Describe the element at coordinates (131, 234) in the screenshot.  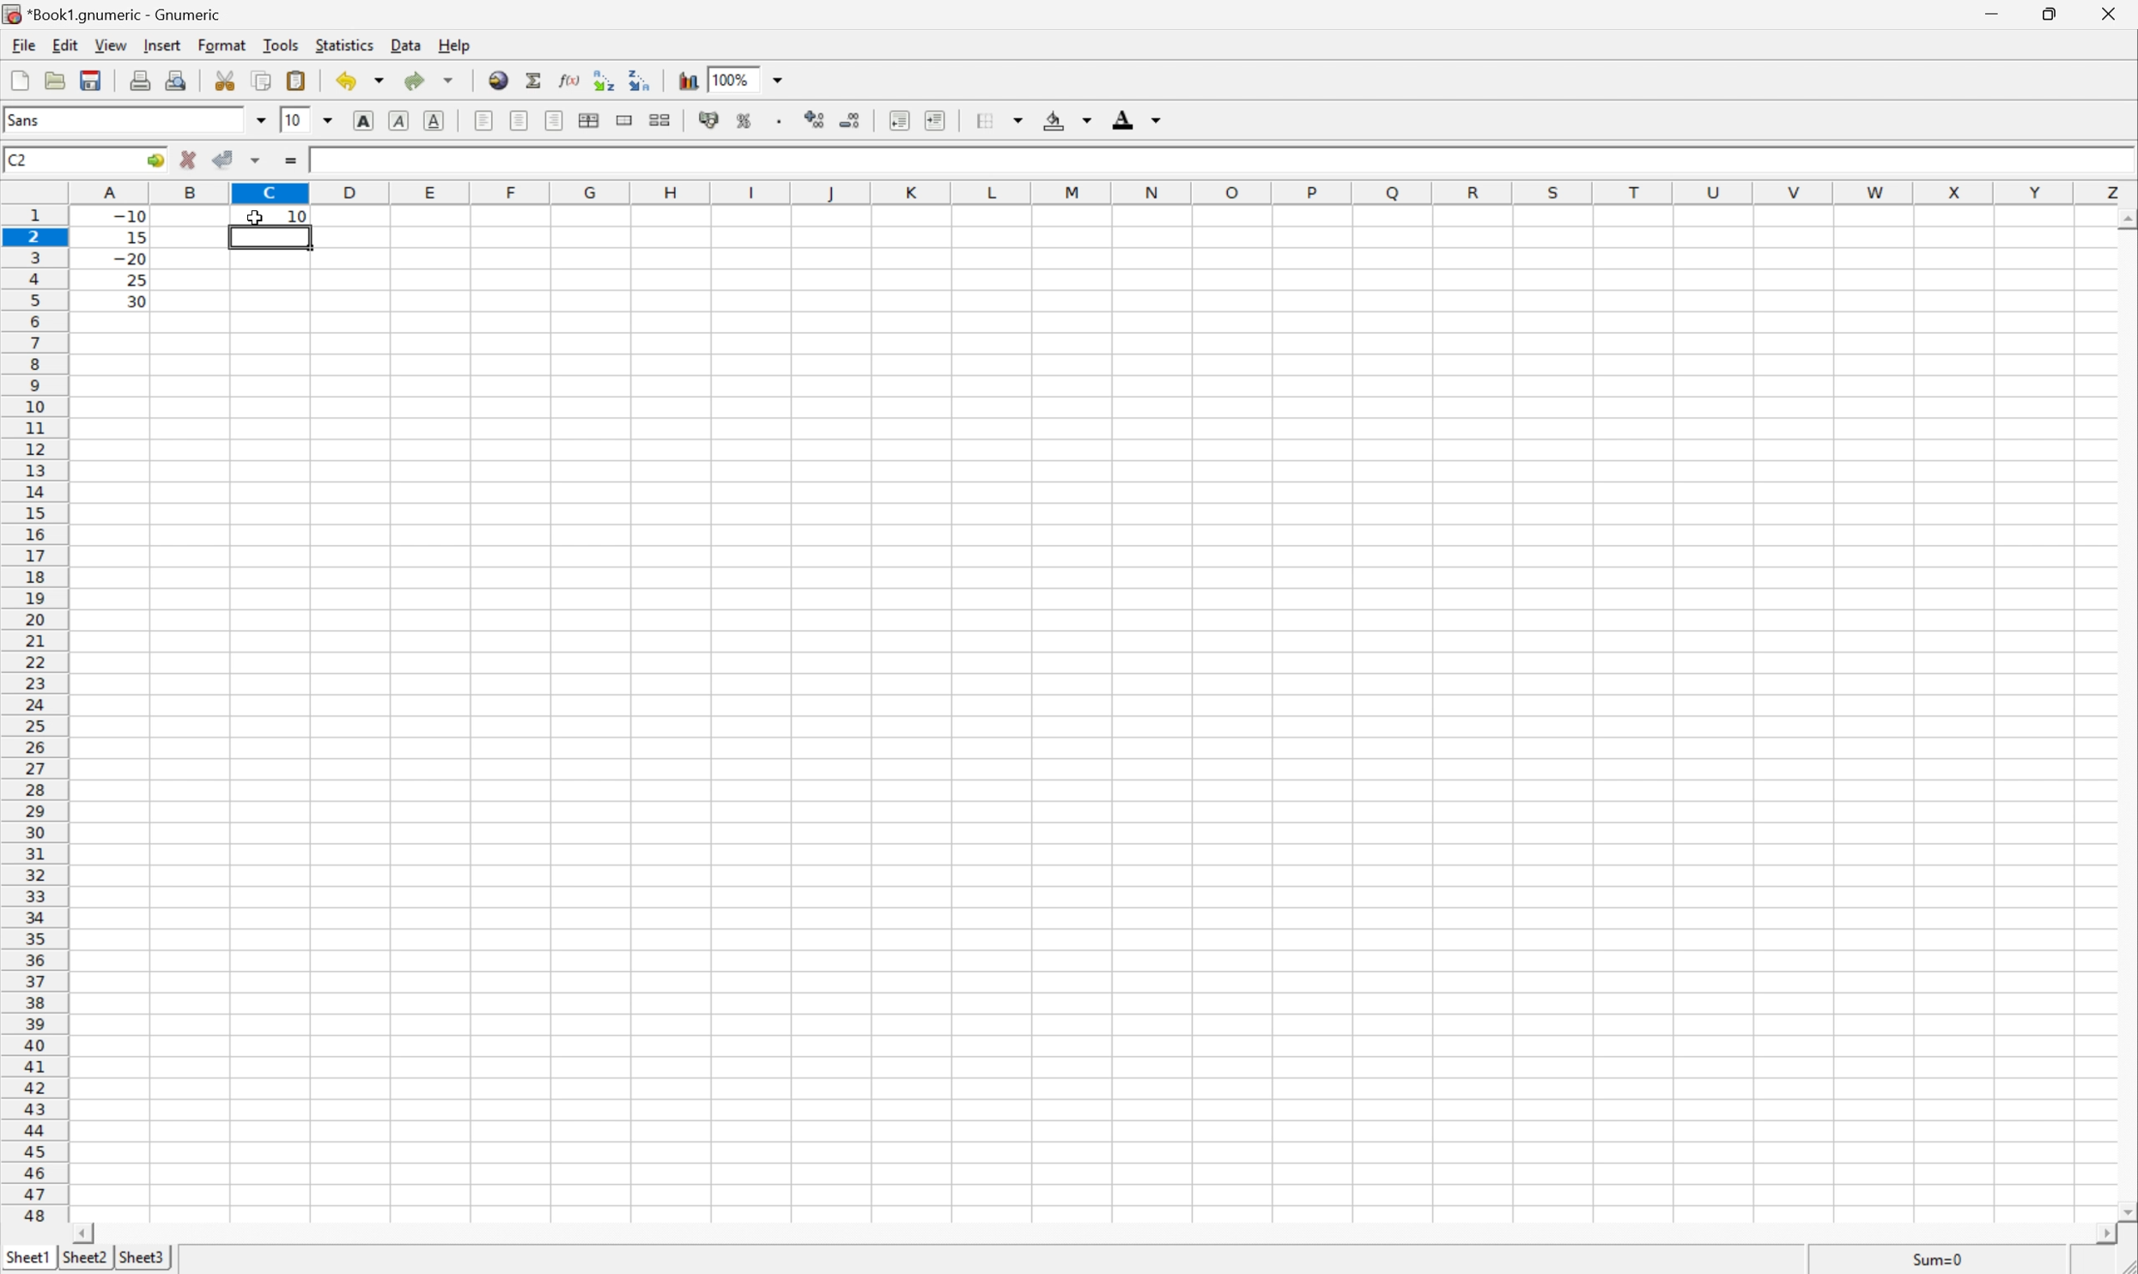
I see `15` at that location.